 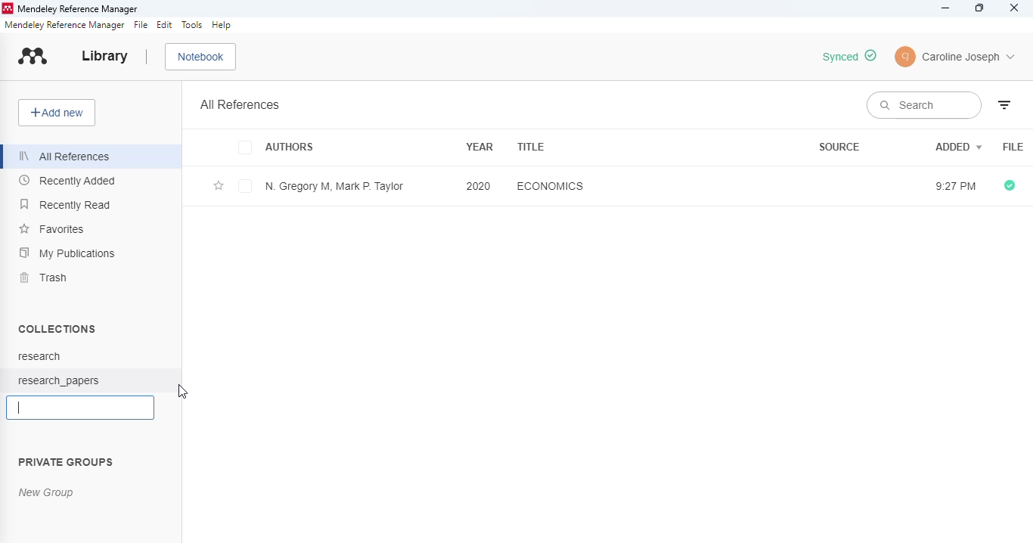 What do you see at coordinates (57, 113) in the screenshot?
I see `add new` at bounding box center [57, 113].